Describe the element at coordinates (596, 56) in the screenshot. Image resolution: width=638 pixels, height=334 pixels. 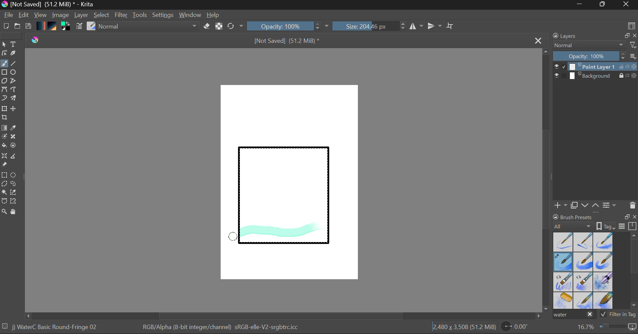
I see `Layer Opacity` at that location.